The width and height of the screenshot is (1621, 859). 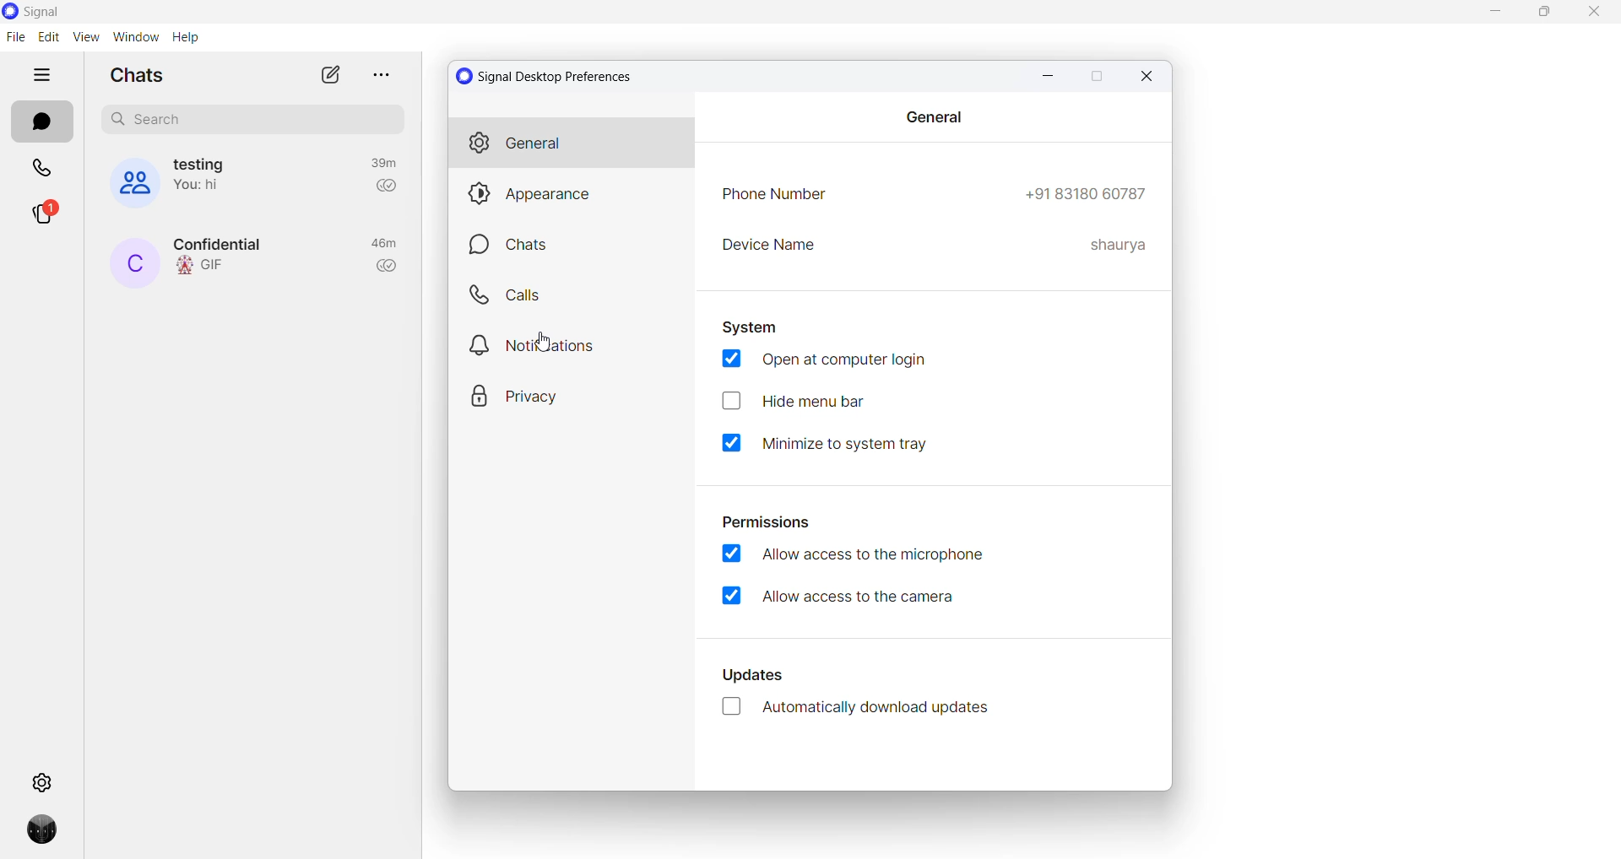 What do you see at coordinates (36, 835) in the screenshot?
I see `Profile` at bounding box center [36, 835].